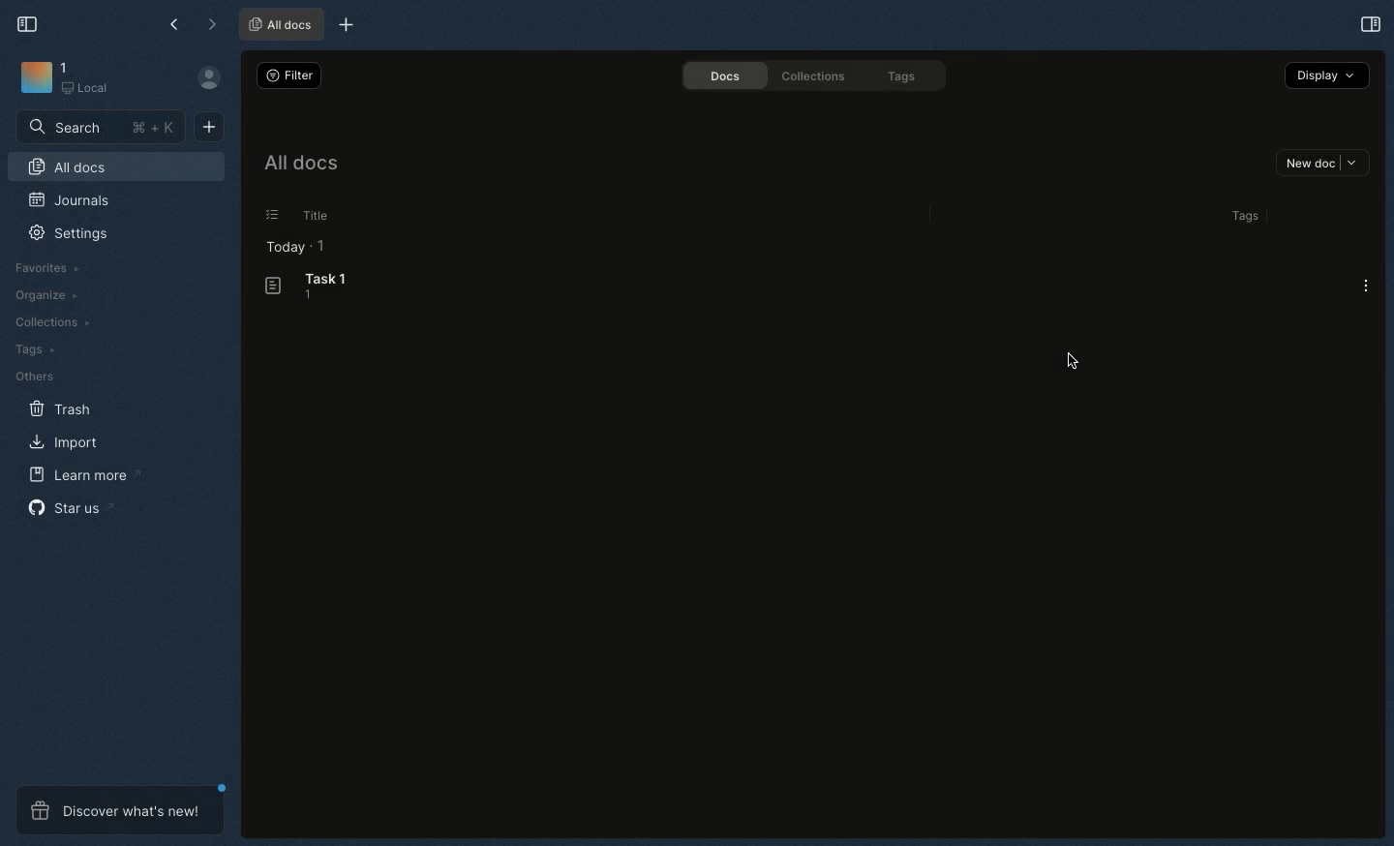 This screenshot has height=846, width=1394. What do you see at coordinates (207, 76) in the screenshot?
I see `Profile` at bounding box center [207, 76].